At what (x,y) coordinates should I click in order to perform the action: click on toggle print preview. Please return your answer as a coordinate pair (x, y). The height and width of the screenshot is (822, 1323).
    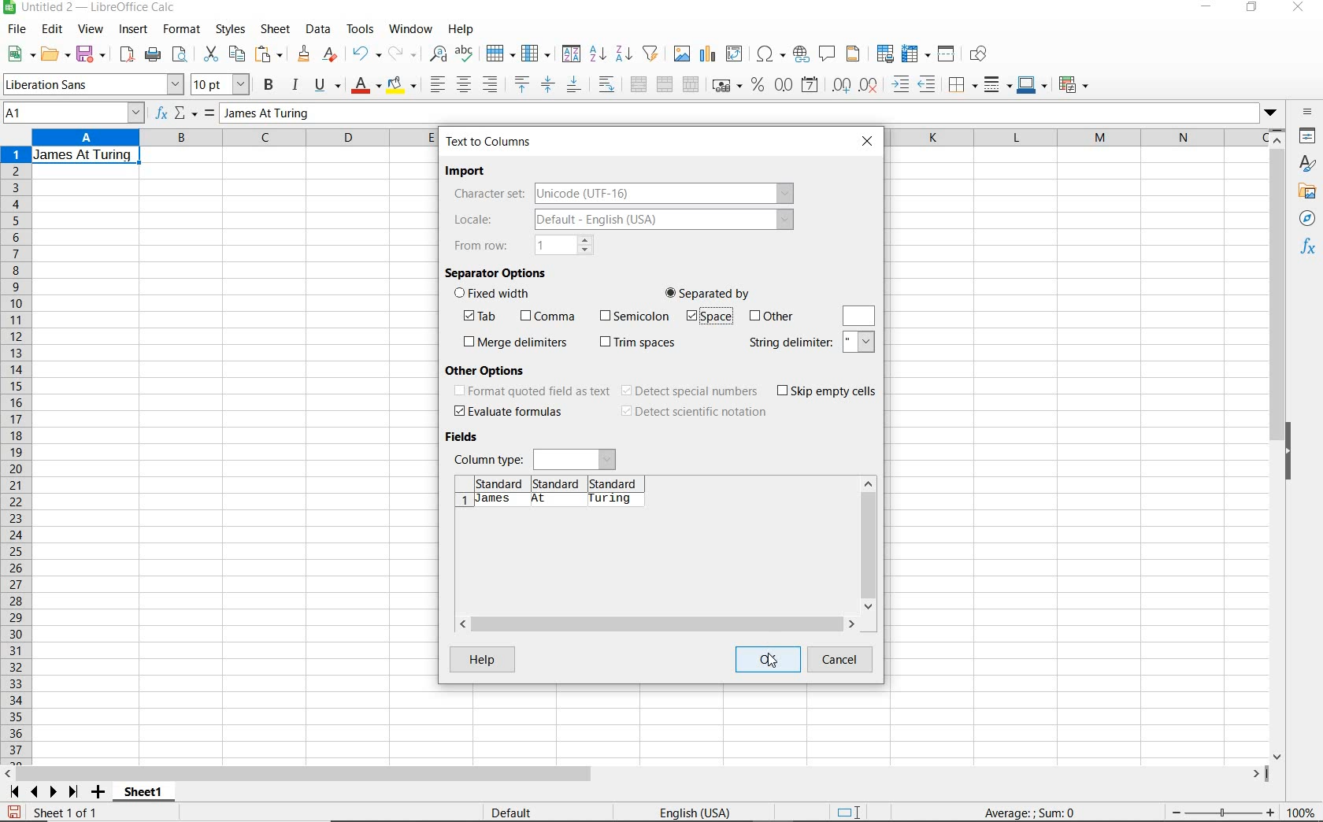
    Looking at the image, I should click on (183, 56).